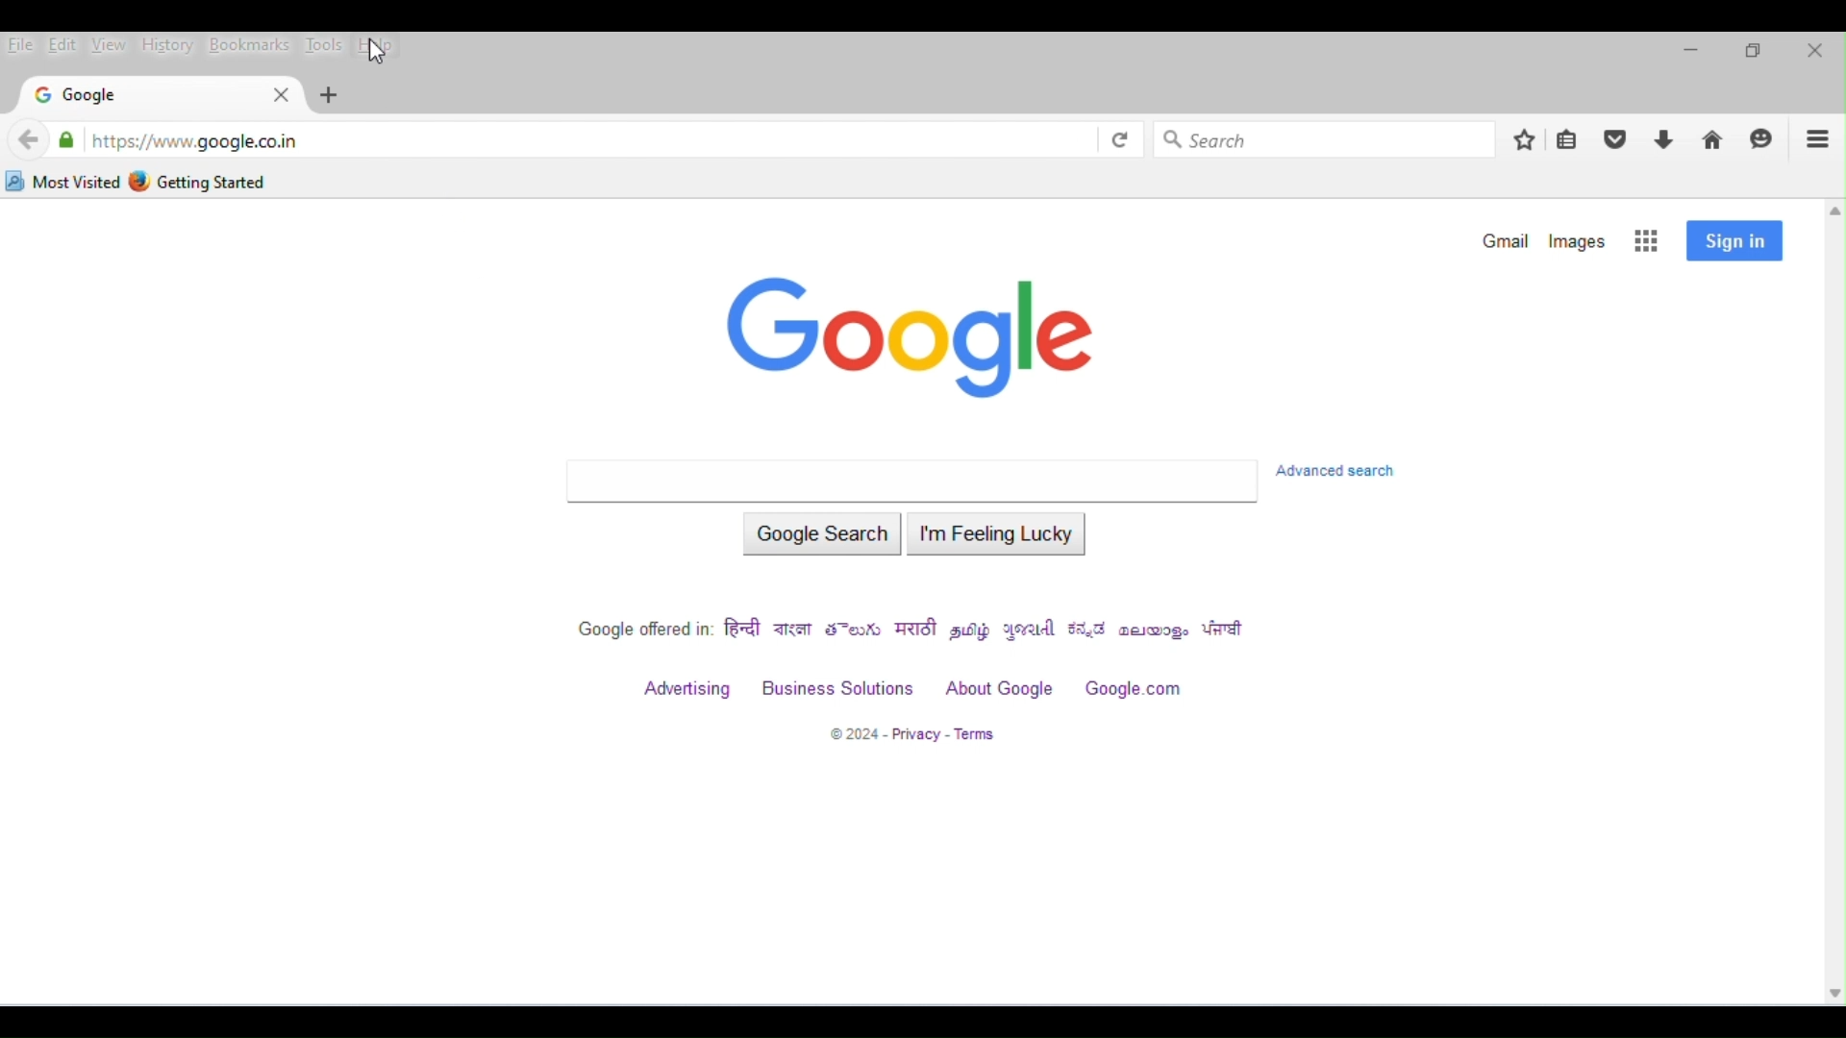 Image resolution: width=1846 pixels, height=1038 pixels. What do you see at coordinates (1752, 54) in the screenshot?
I see `maximize` at bounding box center [1752, 54].